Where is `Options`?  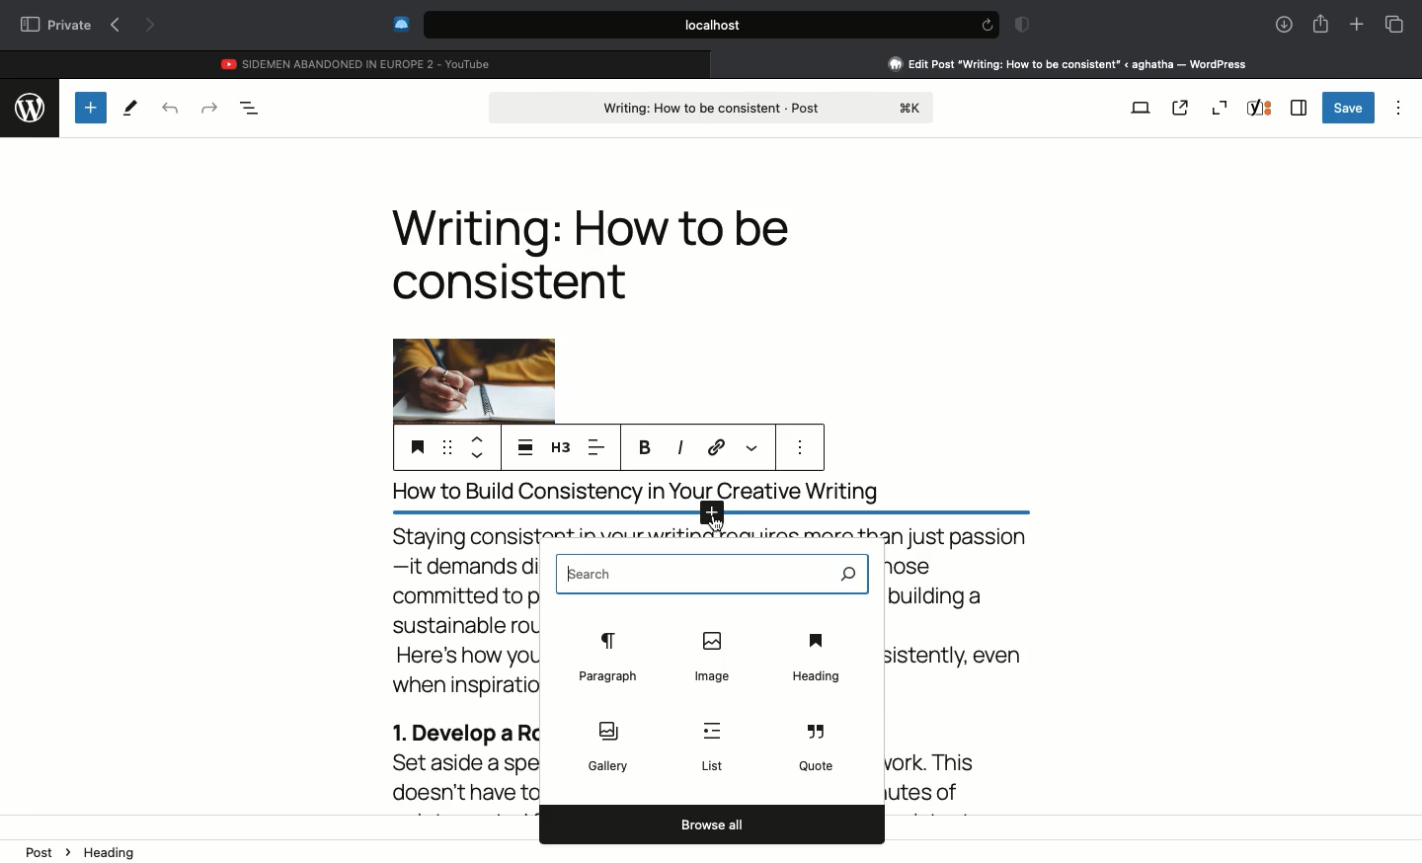
Options is located at coordinates (1400, 105).